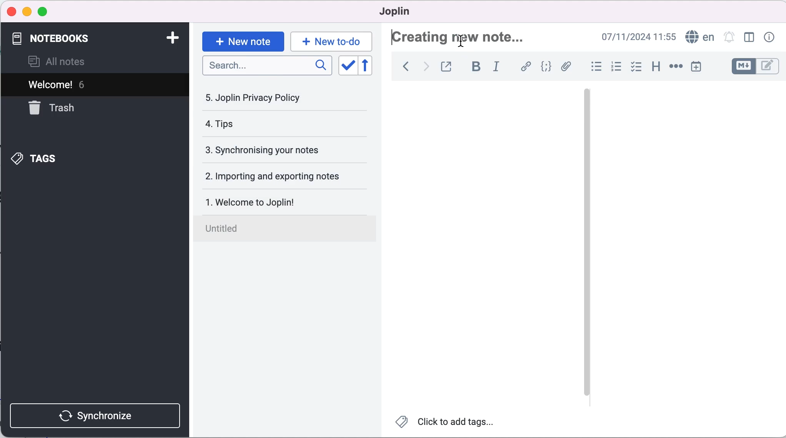 The height and width of the screenshot is (438, 786). I want to click on joplin privacy policy, so click(262, 97).